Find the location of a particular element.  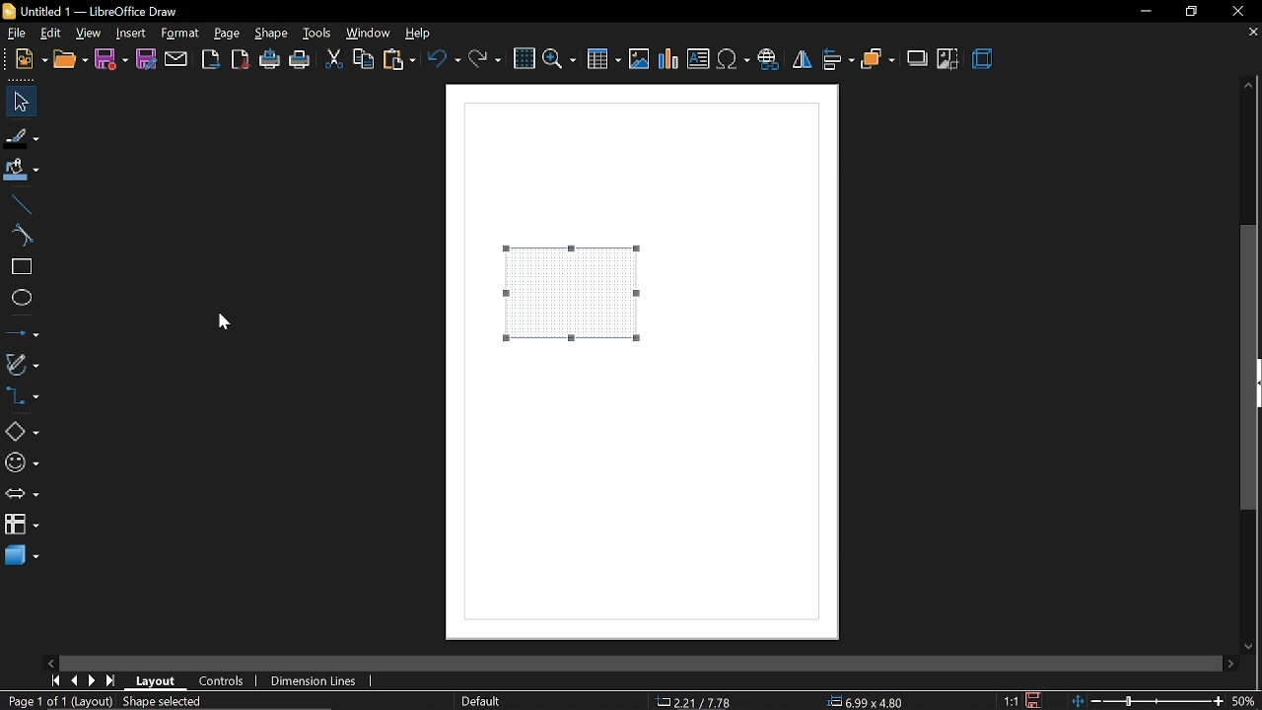

insert text is located at coordinates (698, 59).